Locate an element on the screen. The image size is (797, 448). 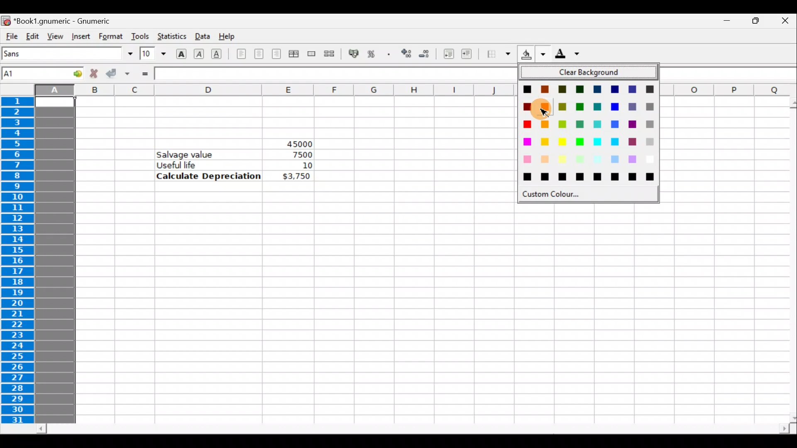
Edit is located at coordinates (32, 36).